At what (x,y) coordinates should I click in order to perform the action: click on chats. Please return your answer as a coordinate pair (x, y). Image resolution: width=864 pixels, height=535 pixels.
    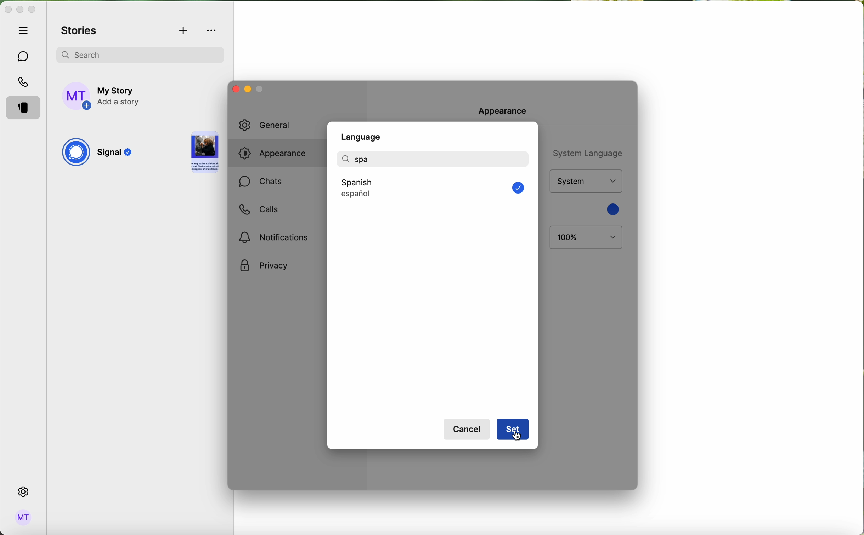
    Looking at the image, I should click on (24, 57).